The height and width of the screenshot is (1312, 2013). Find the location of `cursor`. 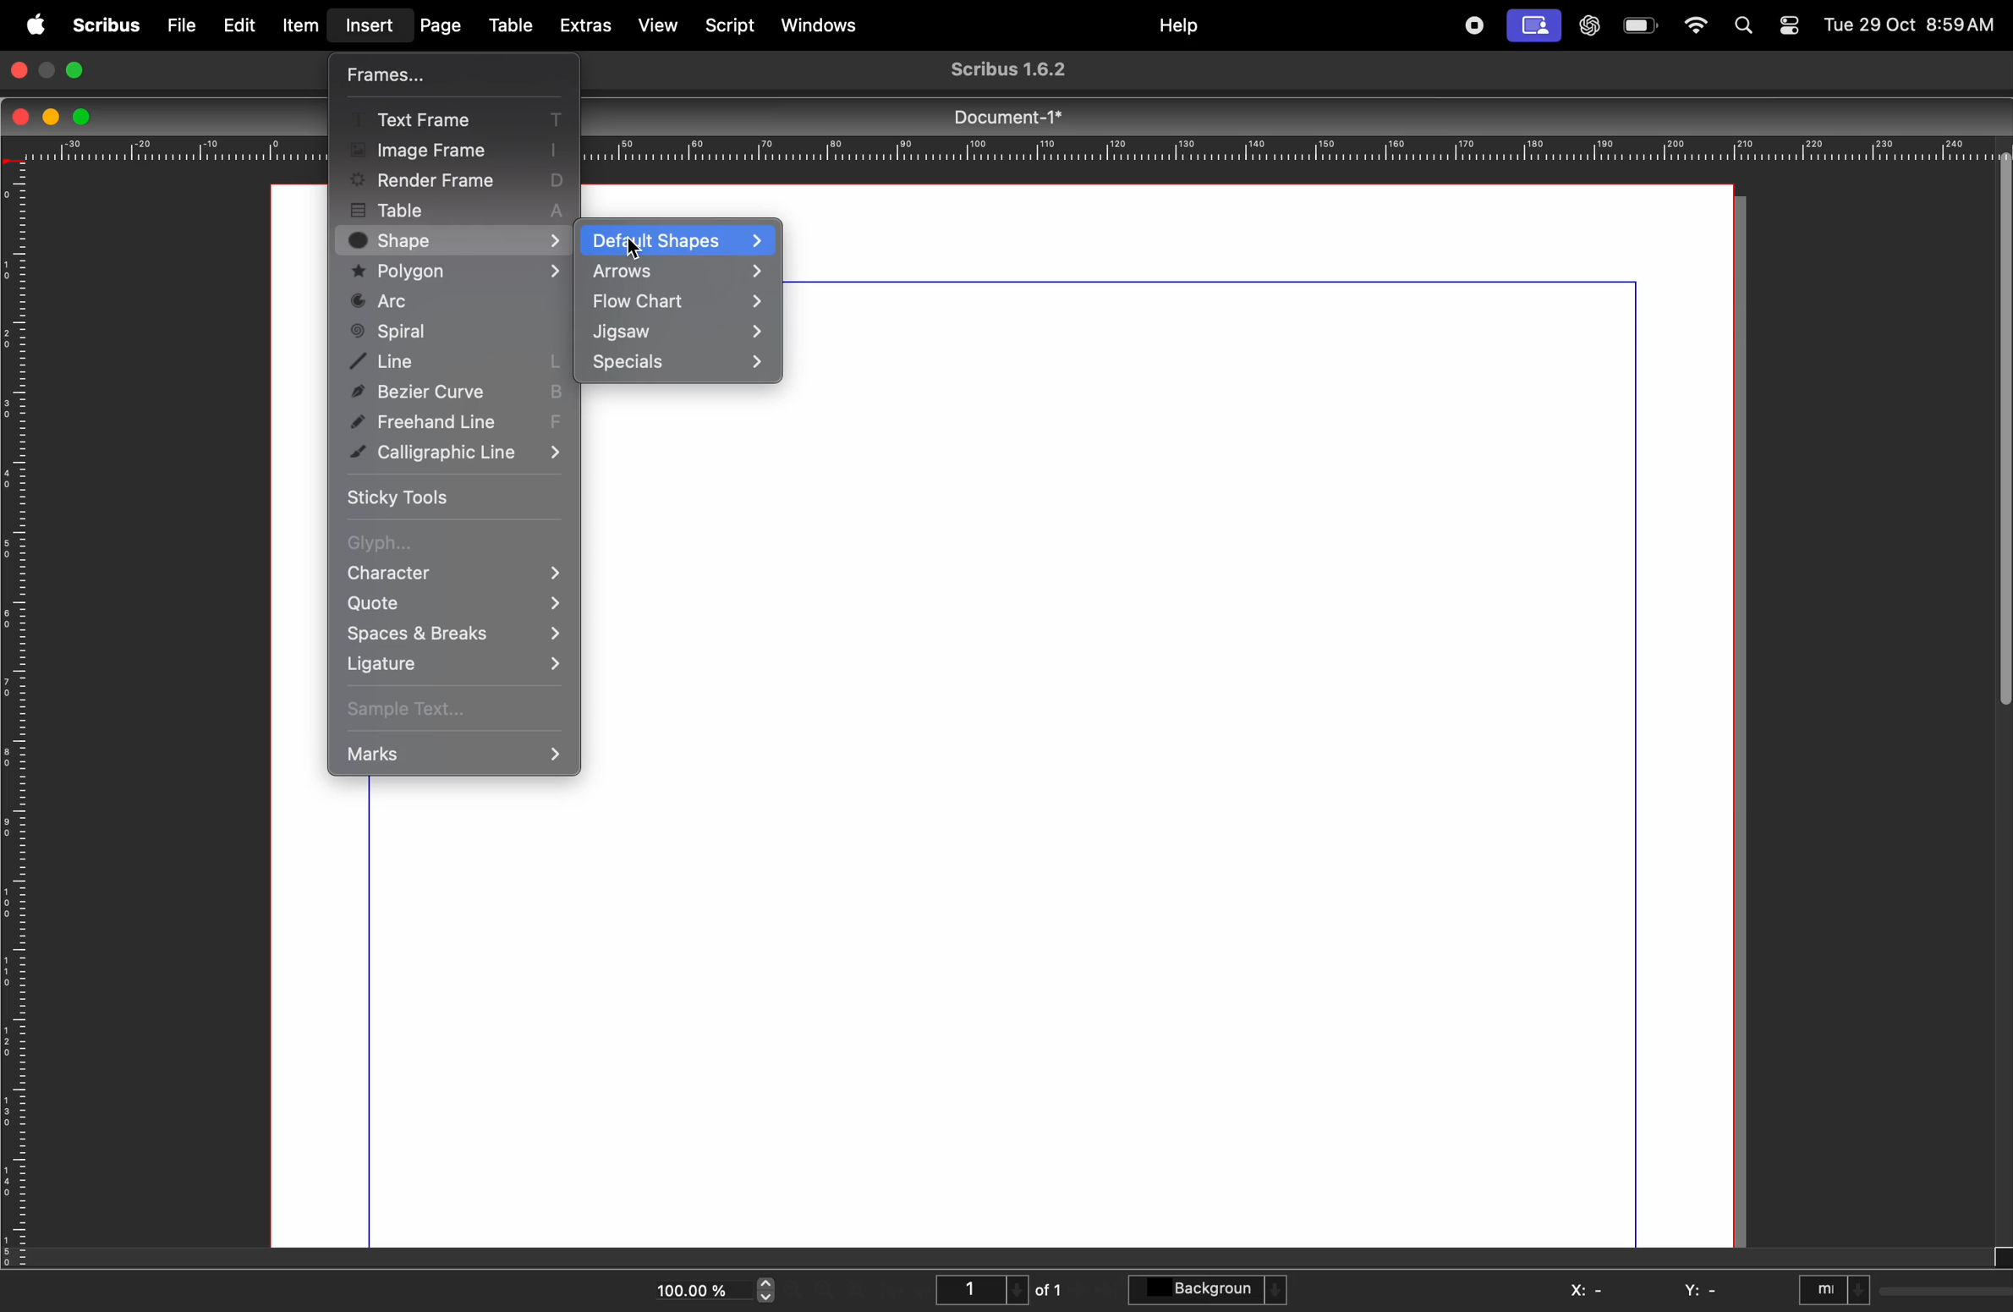

cursor is located at coordinates (636, 248).